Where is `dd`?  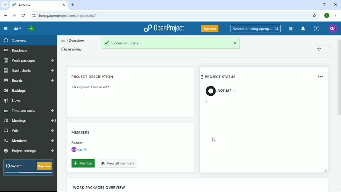 dd is located at coordinates (63, 40).